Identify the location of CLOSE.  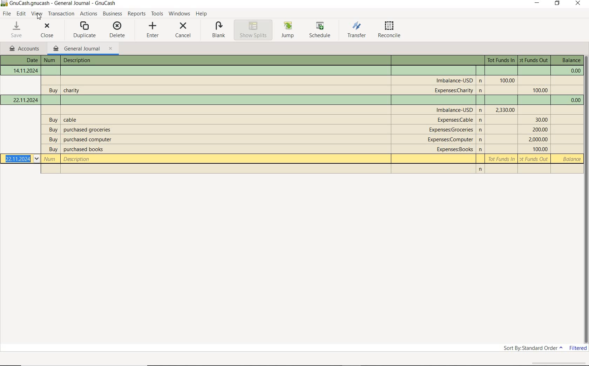
(48, 30).